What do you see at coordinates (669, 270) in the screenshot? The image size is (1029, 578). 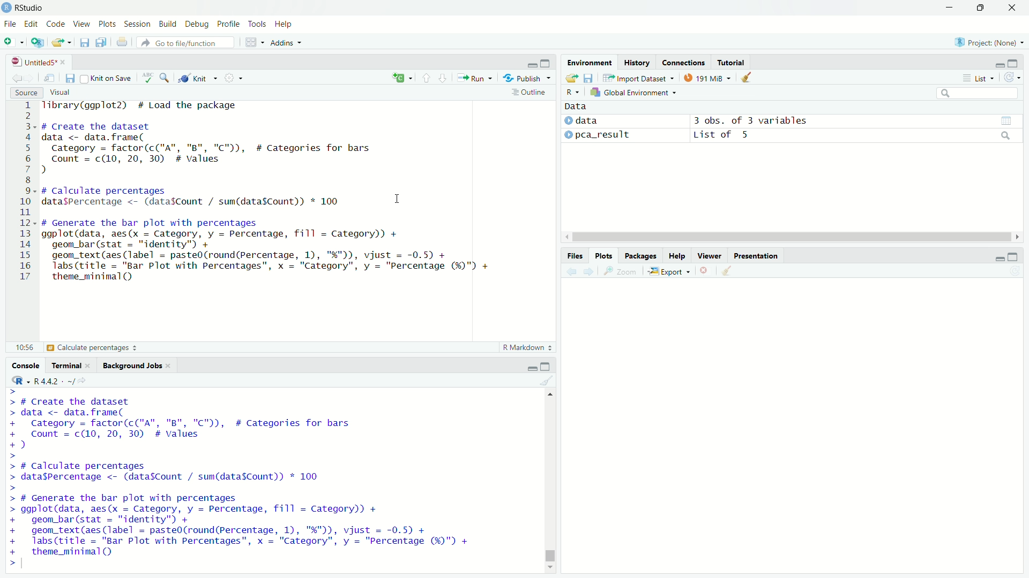 I see `export` at bounding box center [669, 270].